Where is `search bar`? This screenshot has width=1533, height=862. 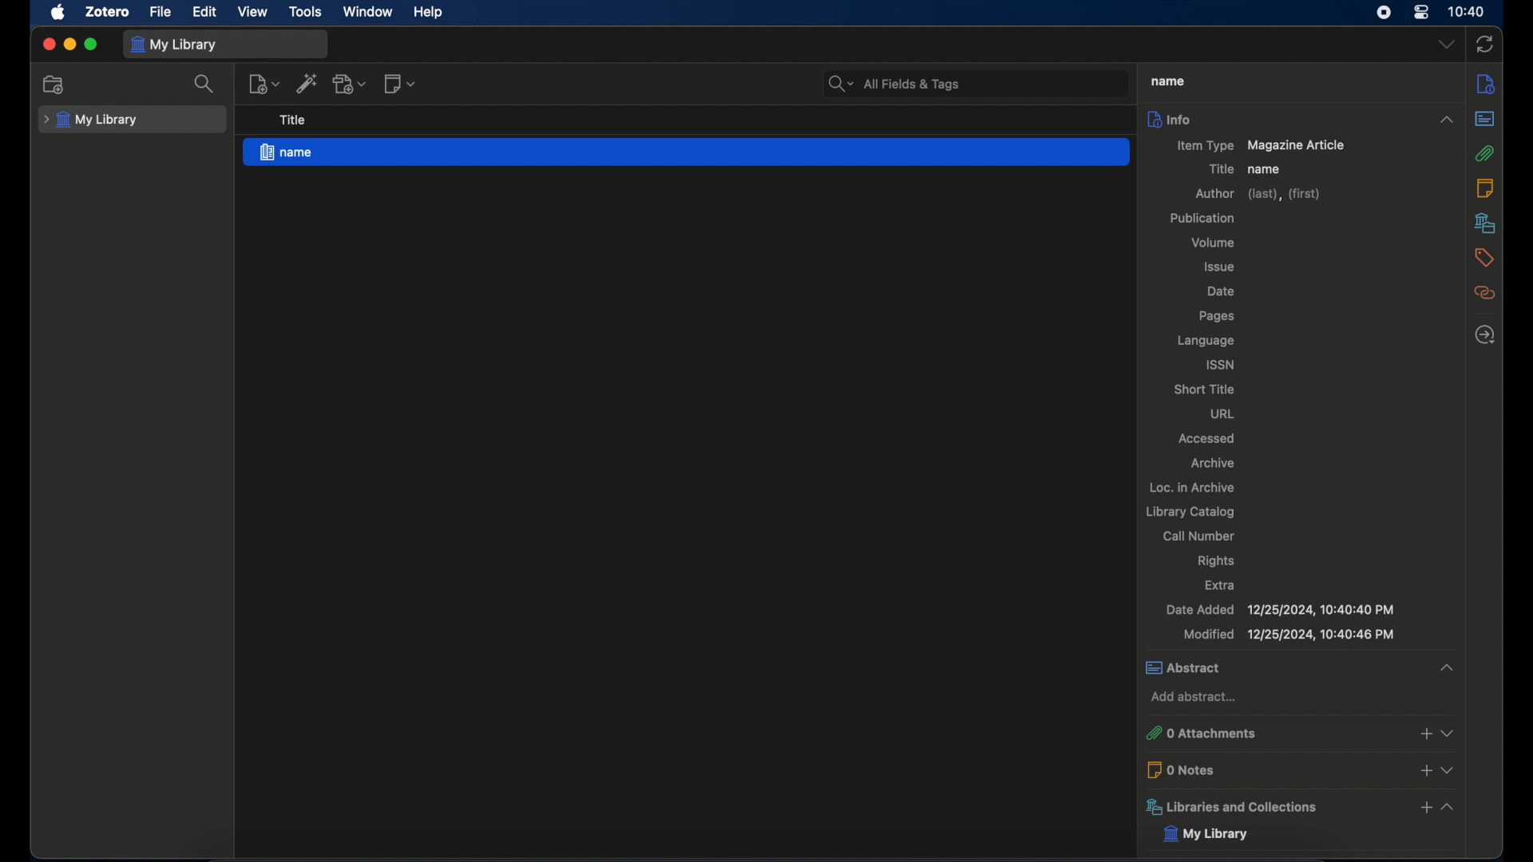 search bar is located at coordinates (894, 84).